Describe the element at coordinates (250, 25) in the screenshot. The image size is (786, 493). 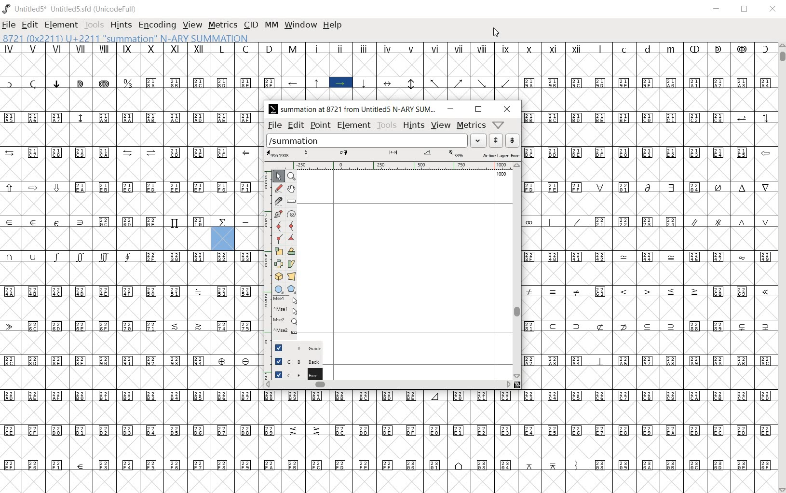
I see `CID` at that location.